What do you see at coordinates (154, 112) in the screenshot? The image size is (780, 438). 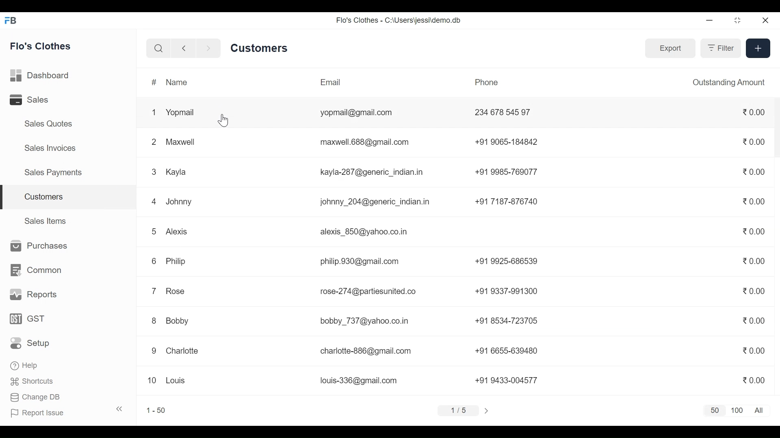 I see `1` at bounding box center [154, 112].